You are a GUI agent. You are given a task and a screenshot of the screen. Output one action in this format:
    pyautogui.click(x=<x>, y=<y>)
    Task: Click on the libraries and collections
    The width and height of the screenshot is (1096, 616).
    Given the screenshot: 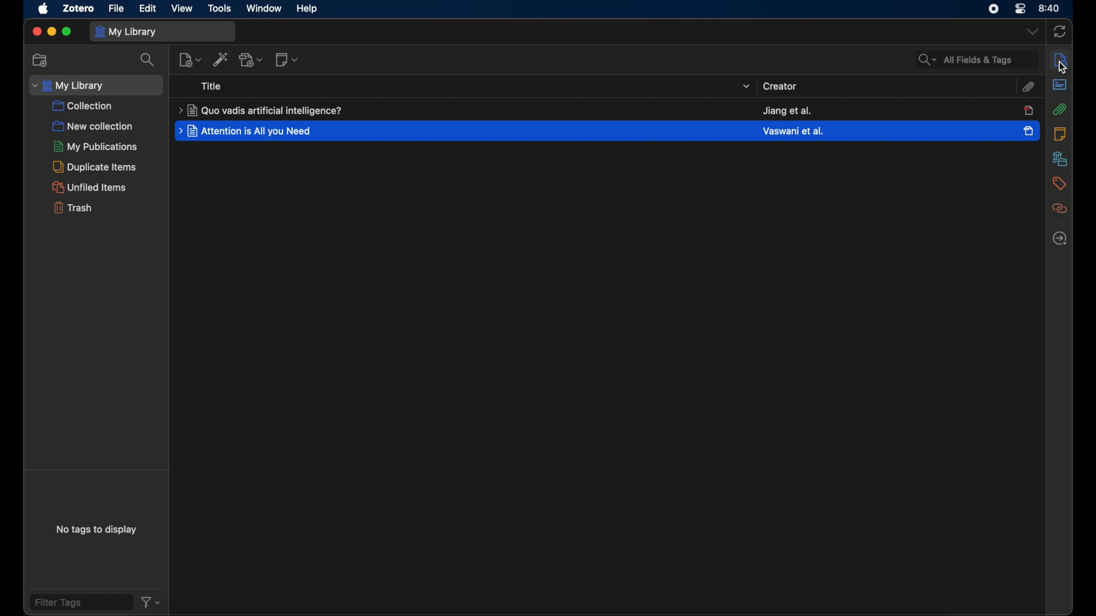 What is the action you would take?
    pyautogui.click(x=1059, y=159)
    